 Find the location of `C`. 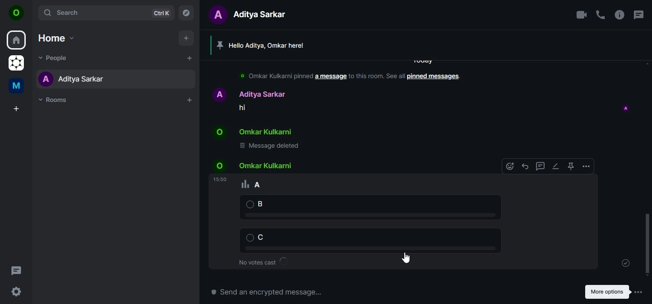

C is located at coordinates (364, 239).